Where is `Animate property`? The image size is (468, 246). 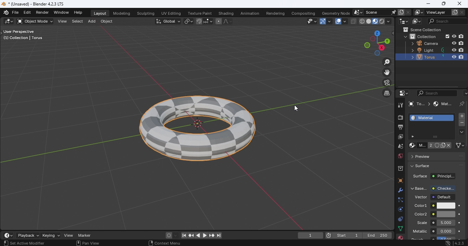 Animate property is located at coordinates (459, 222).